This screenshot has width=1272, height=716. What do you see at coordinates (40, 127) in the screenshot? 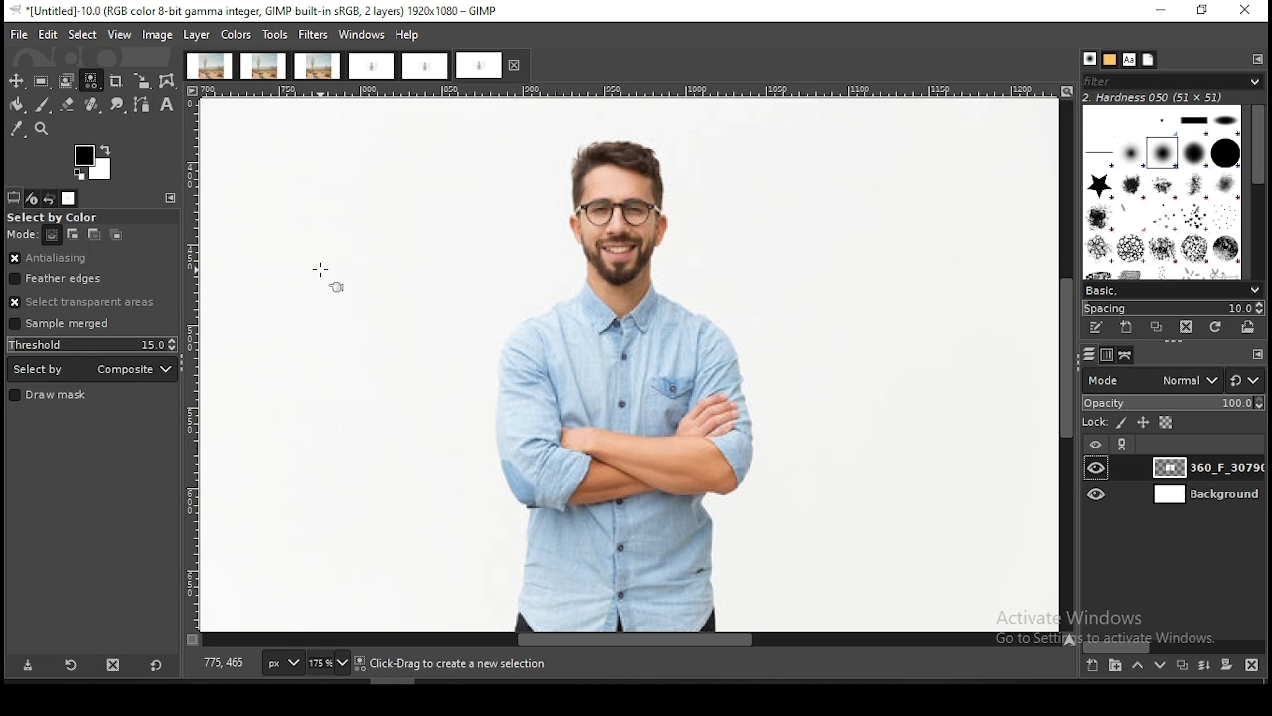
I see `zoom tool` at bounding box center [40, 127].